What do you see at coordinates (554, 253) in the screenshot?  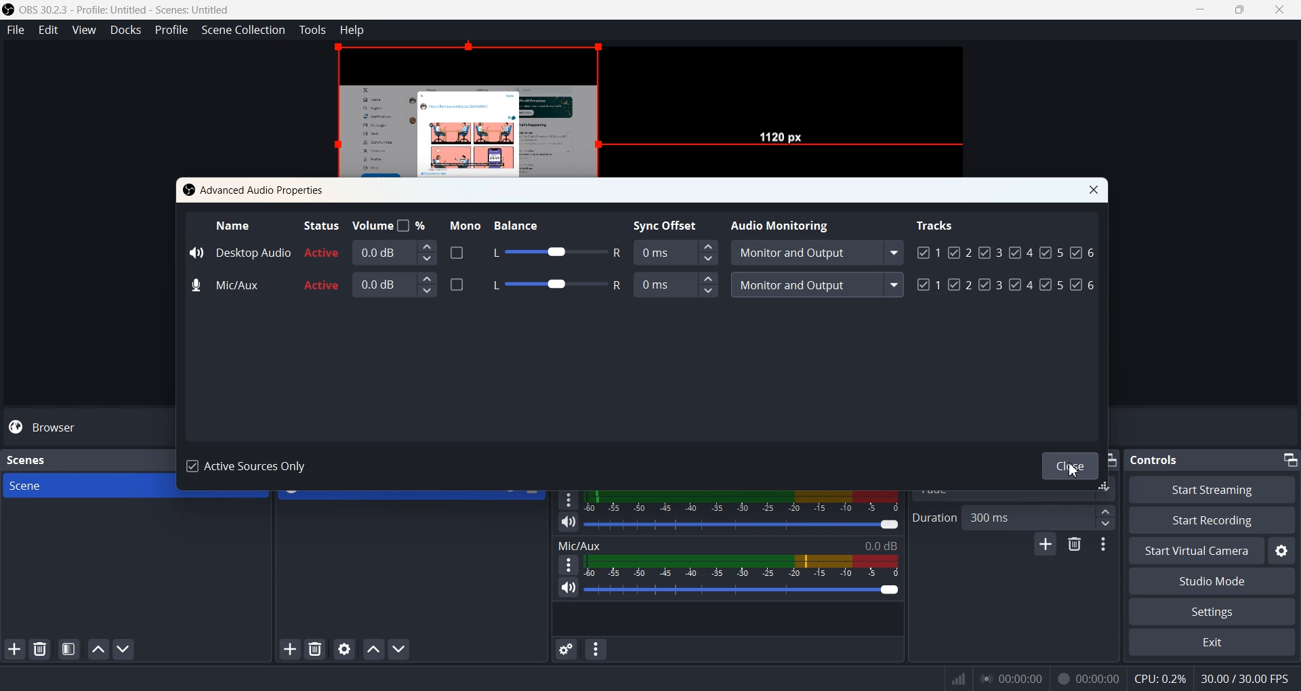 I see `Balance adjuster` at bounding box center [554, 253].